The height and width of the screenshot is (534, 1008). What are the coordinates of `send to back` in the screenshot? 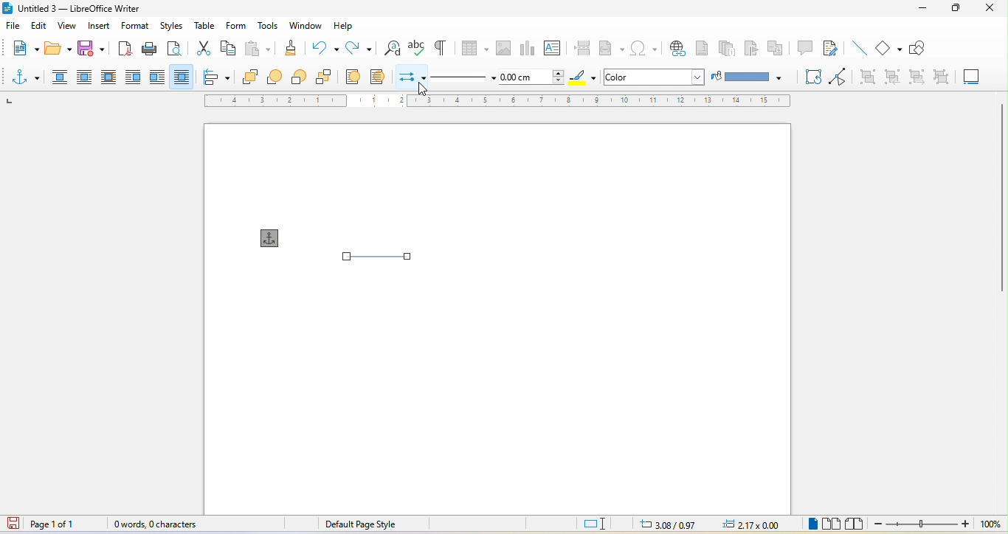 It's located at (327, 79).